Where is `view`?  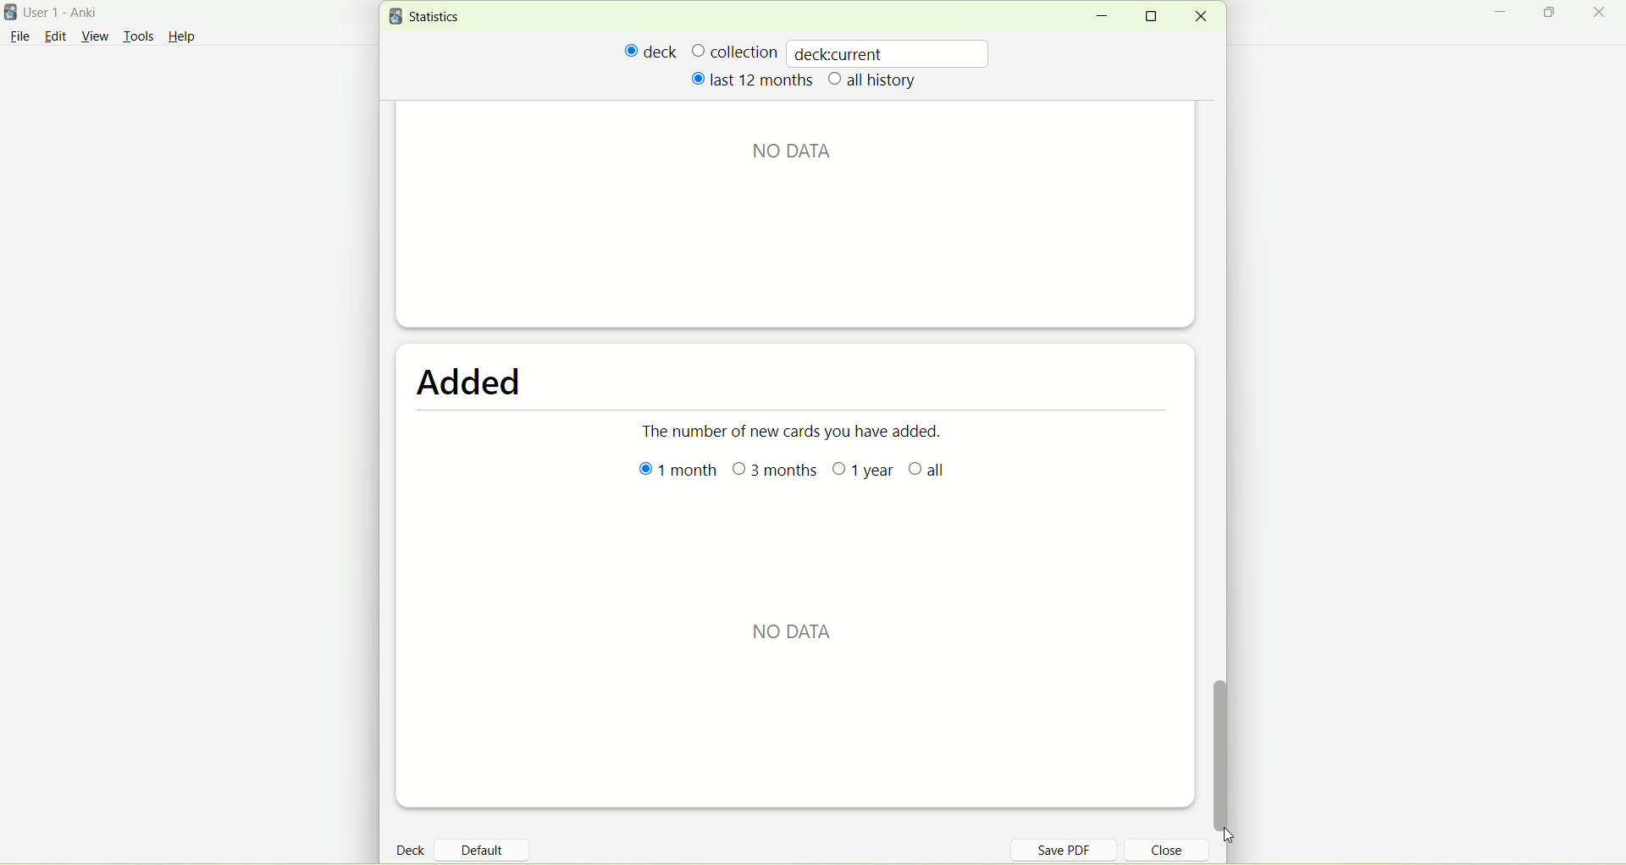
view is located at coordinates (97, 37).